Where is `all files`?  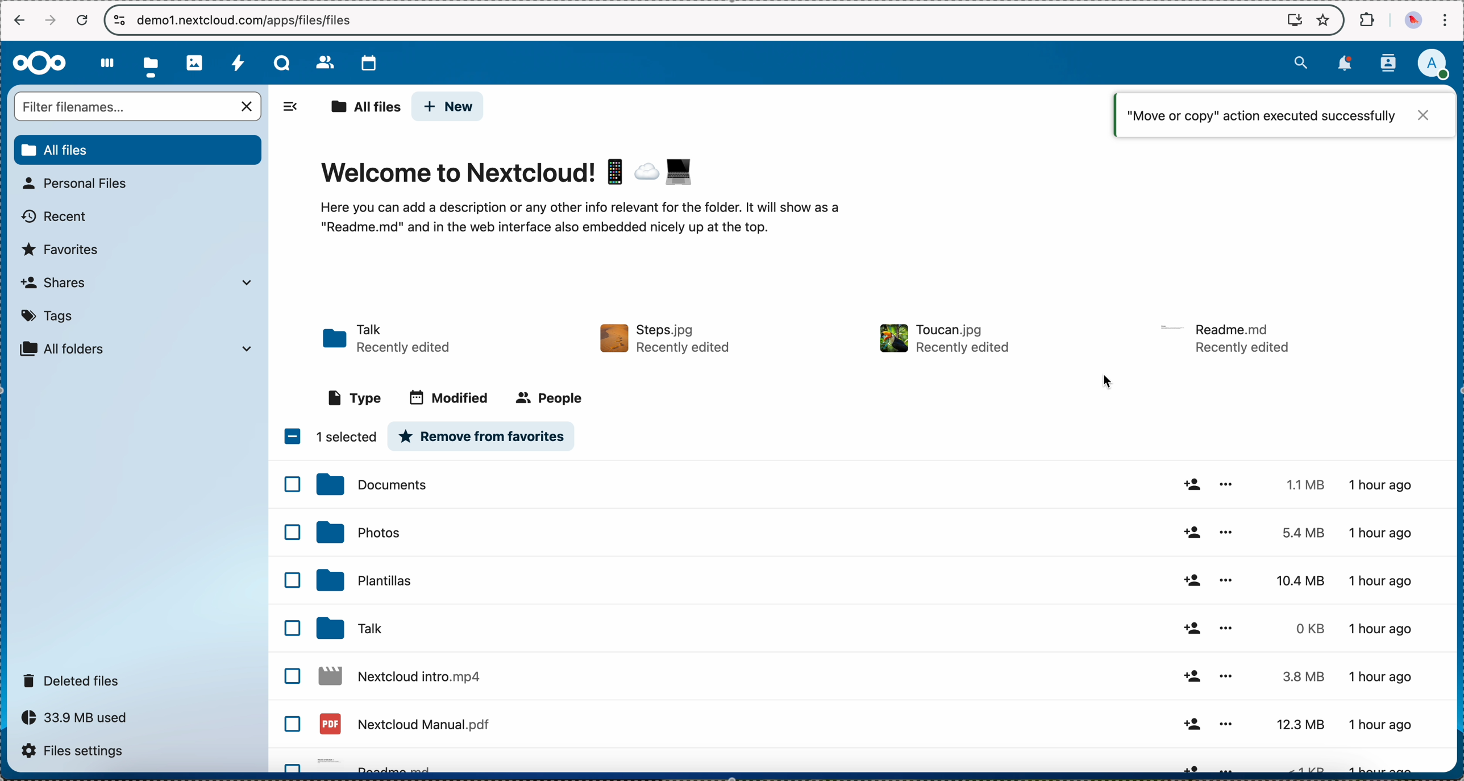
all files is located at coordinates (361, 106).